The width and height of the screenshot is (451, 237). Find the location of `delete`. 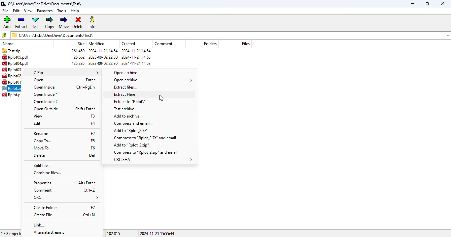

delete is located at coordinates (78, 22).